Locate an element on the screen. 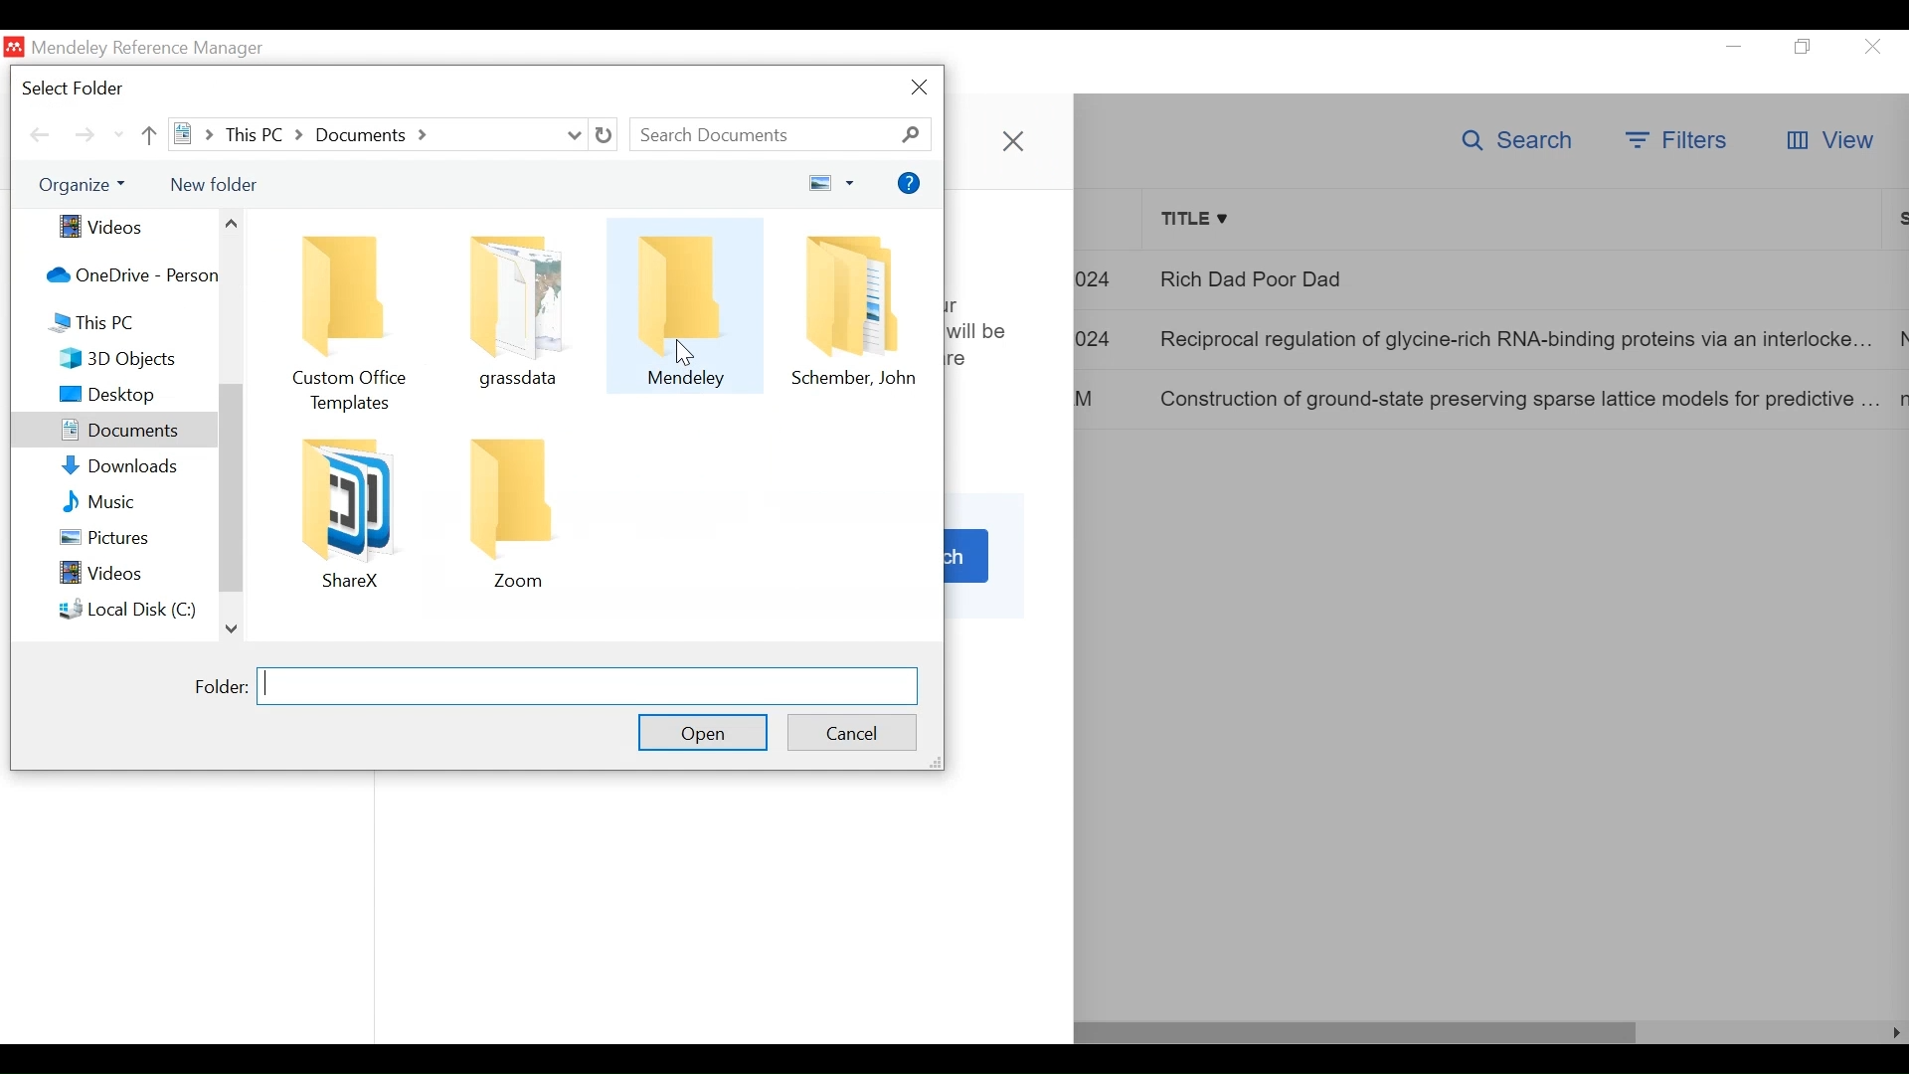  Horizontal Scroll bar is located at coordinates (1356, 1032).